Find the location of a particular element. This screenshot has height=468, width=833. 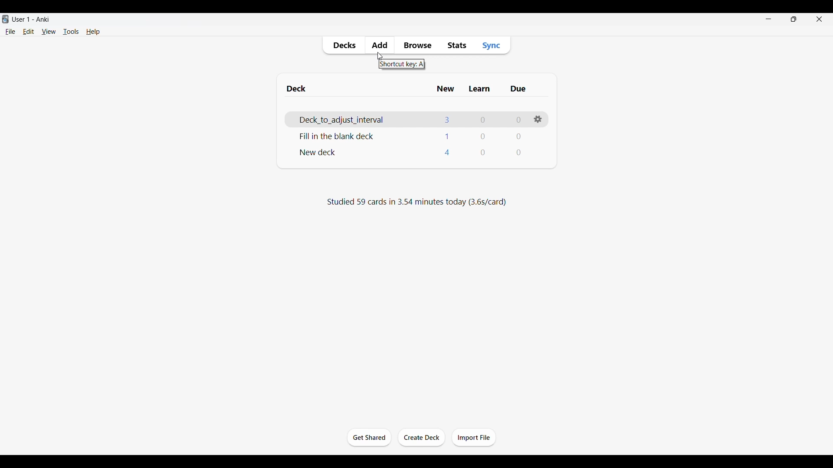

Deck is located at coordinates (338, 136).